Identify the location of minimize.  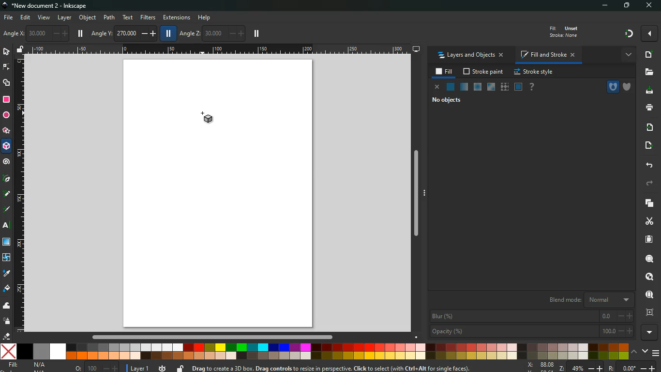
(607, 6).